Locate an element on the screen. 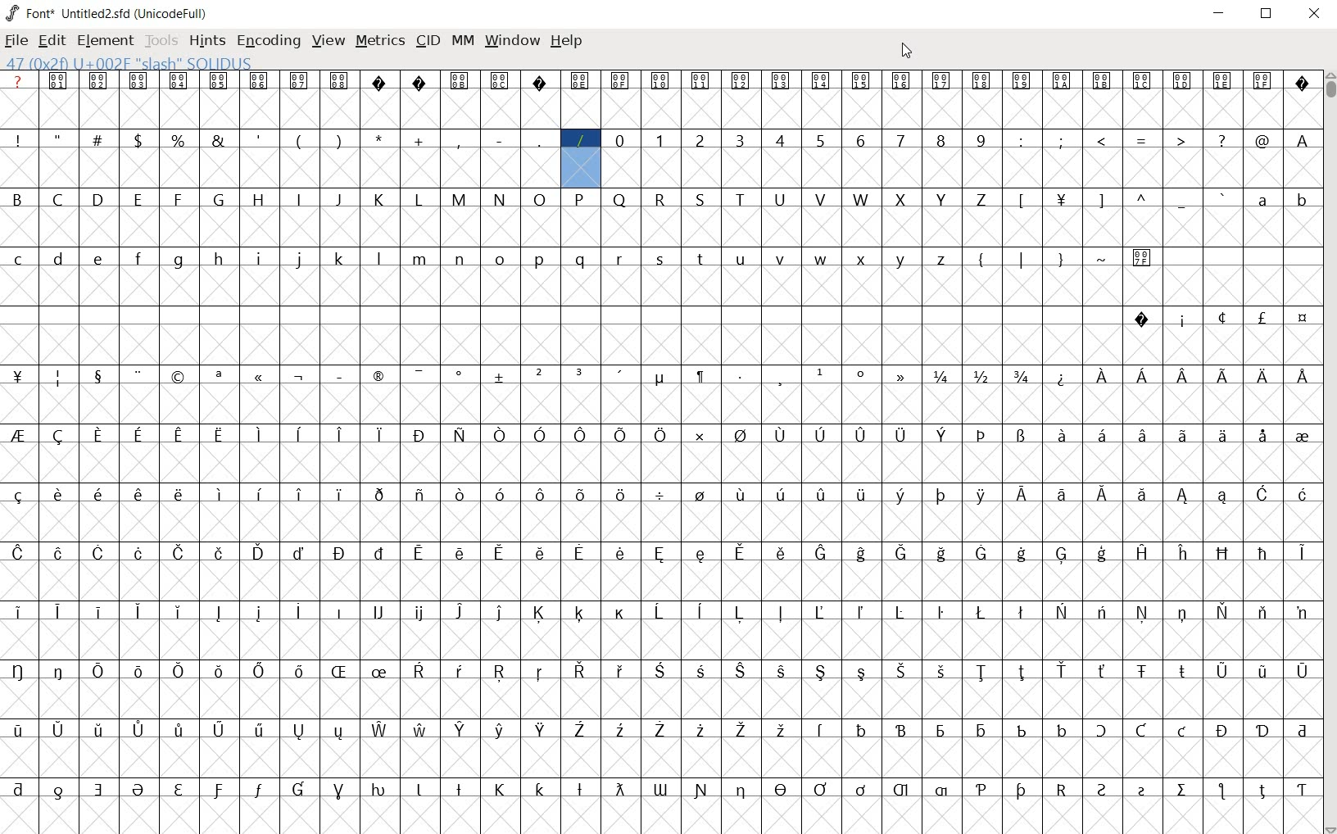 This screenshot has height=834, width=1337. glyph is located at coordinates (1303, 202).